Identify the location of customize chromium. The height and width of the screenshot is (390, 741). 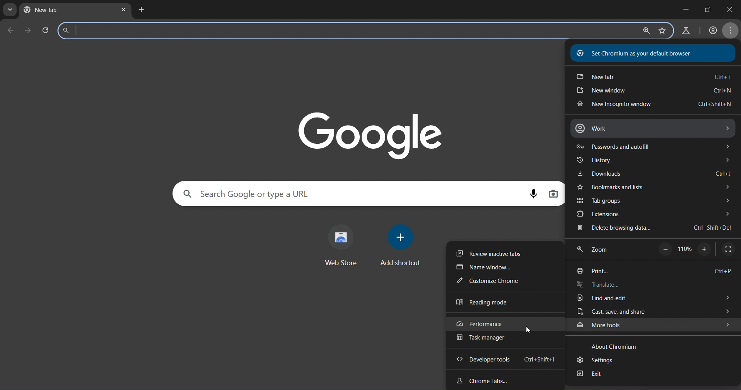
(498, 281).